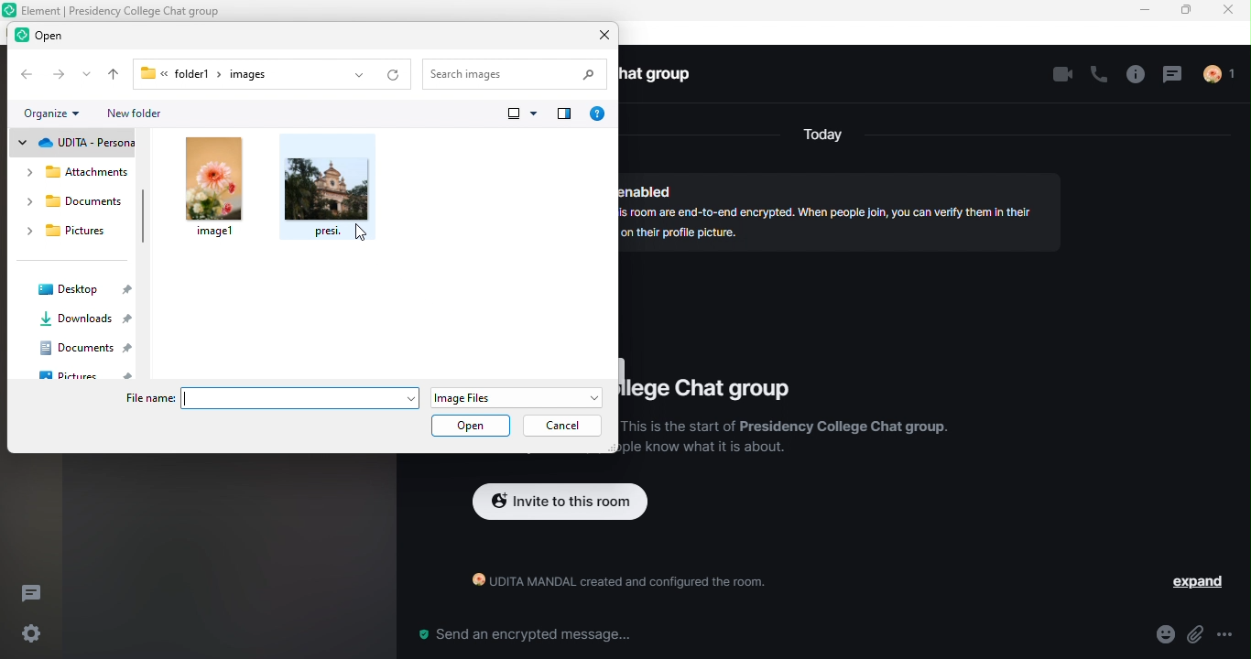 This screenshot has width=1251, height=659. Describe the element at coordinates (1186, 582) in the screenshot. I see `expand` at that location.